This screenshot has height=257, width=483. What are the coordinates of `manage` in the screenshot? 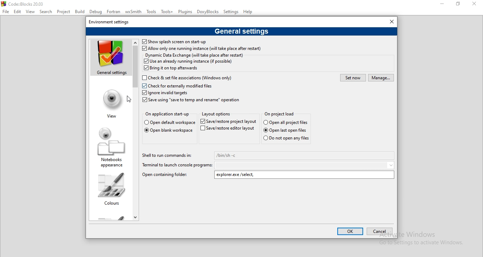 It's located at (381, 78).